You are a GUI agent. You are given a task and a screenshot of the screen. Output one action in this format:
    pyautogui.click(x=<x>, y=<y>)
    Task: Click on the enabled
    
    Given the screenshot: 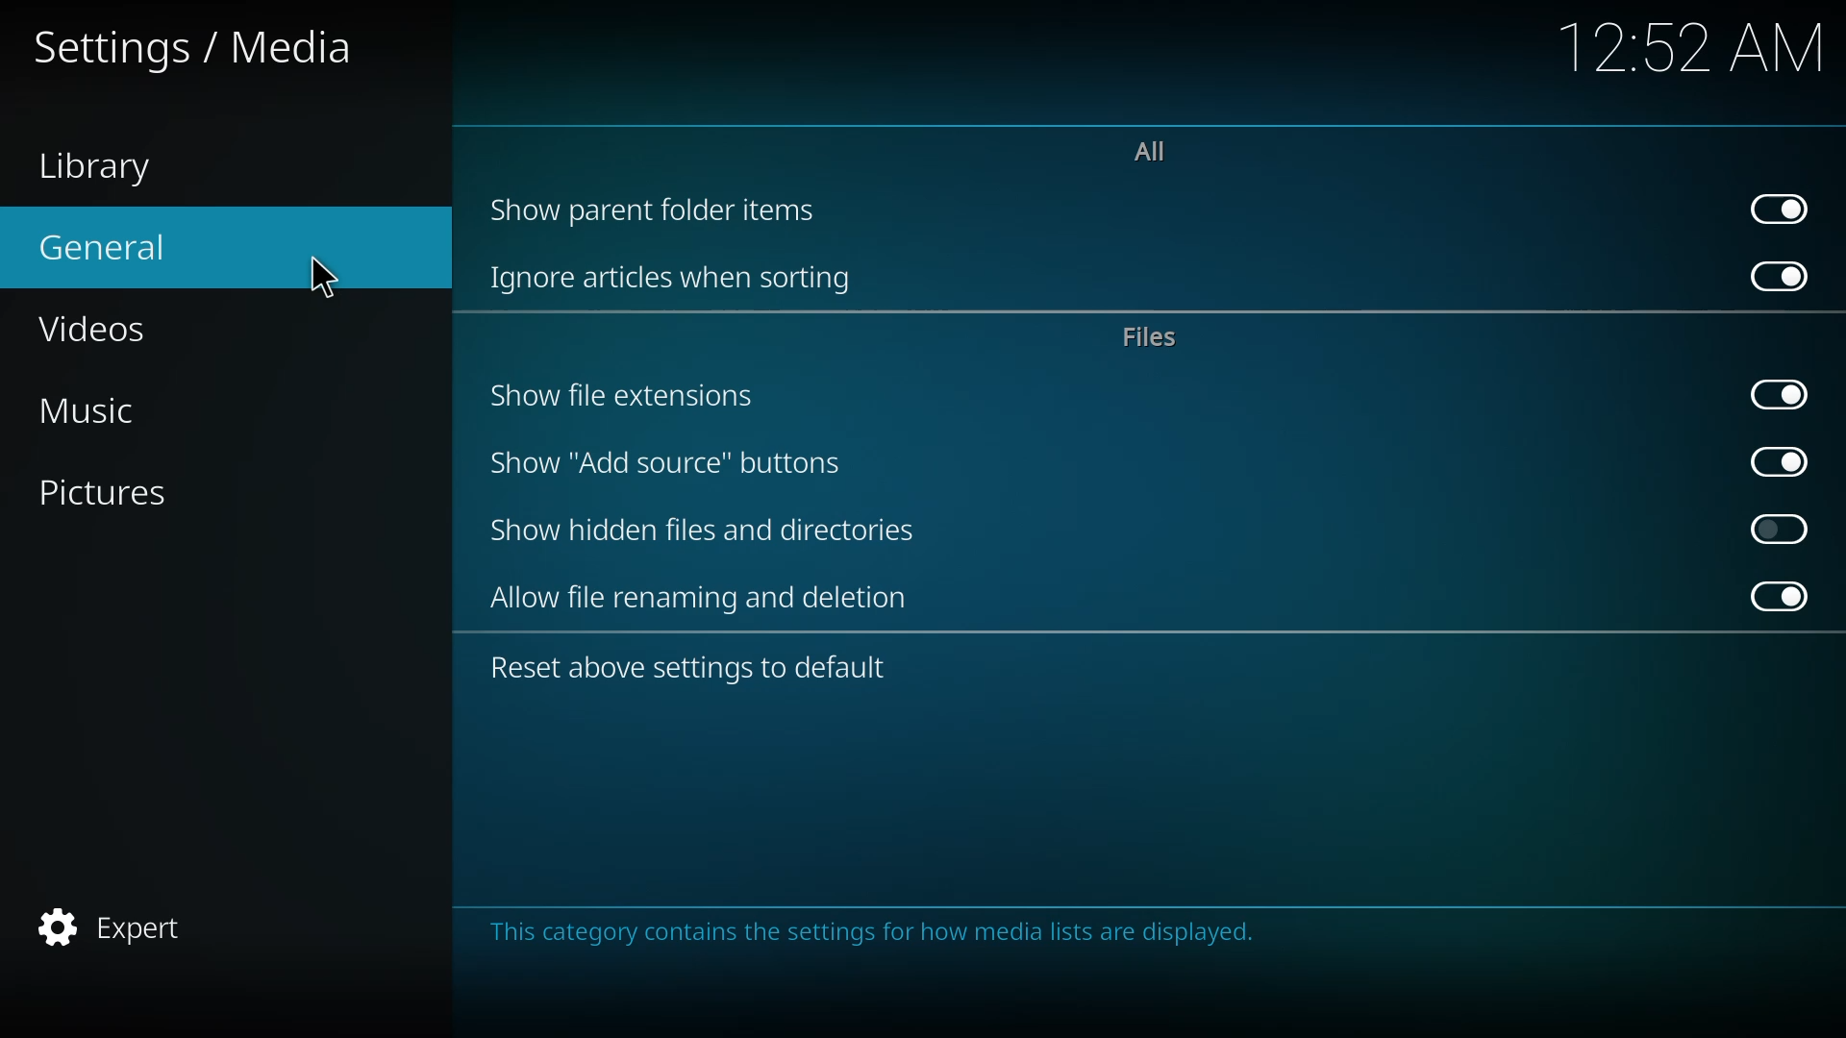 What is the action you would take?
    pyautogui.click(x=1780, y=274)
    